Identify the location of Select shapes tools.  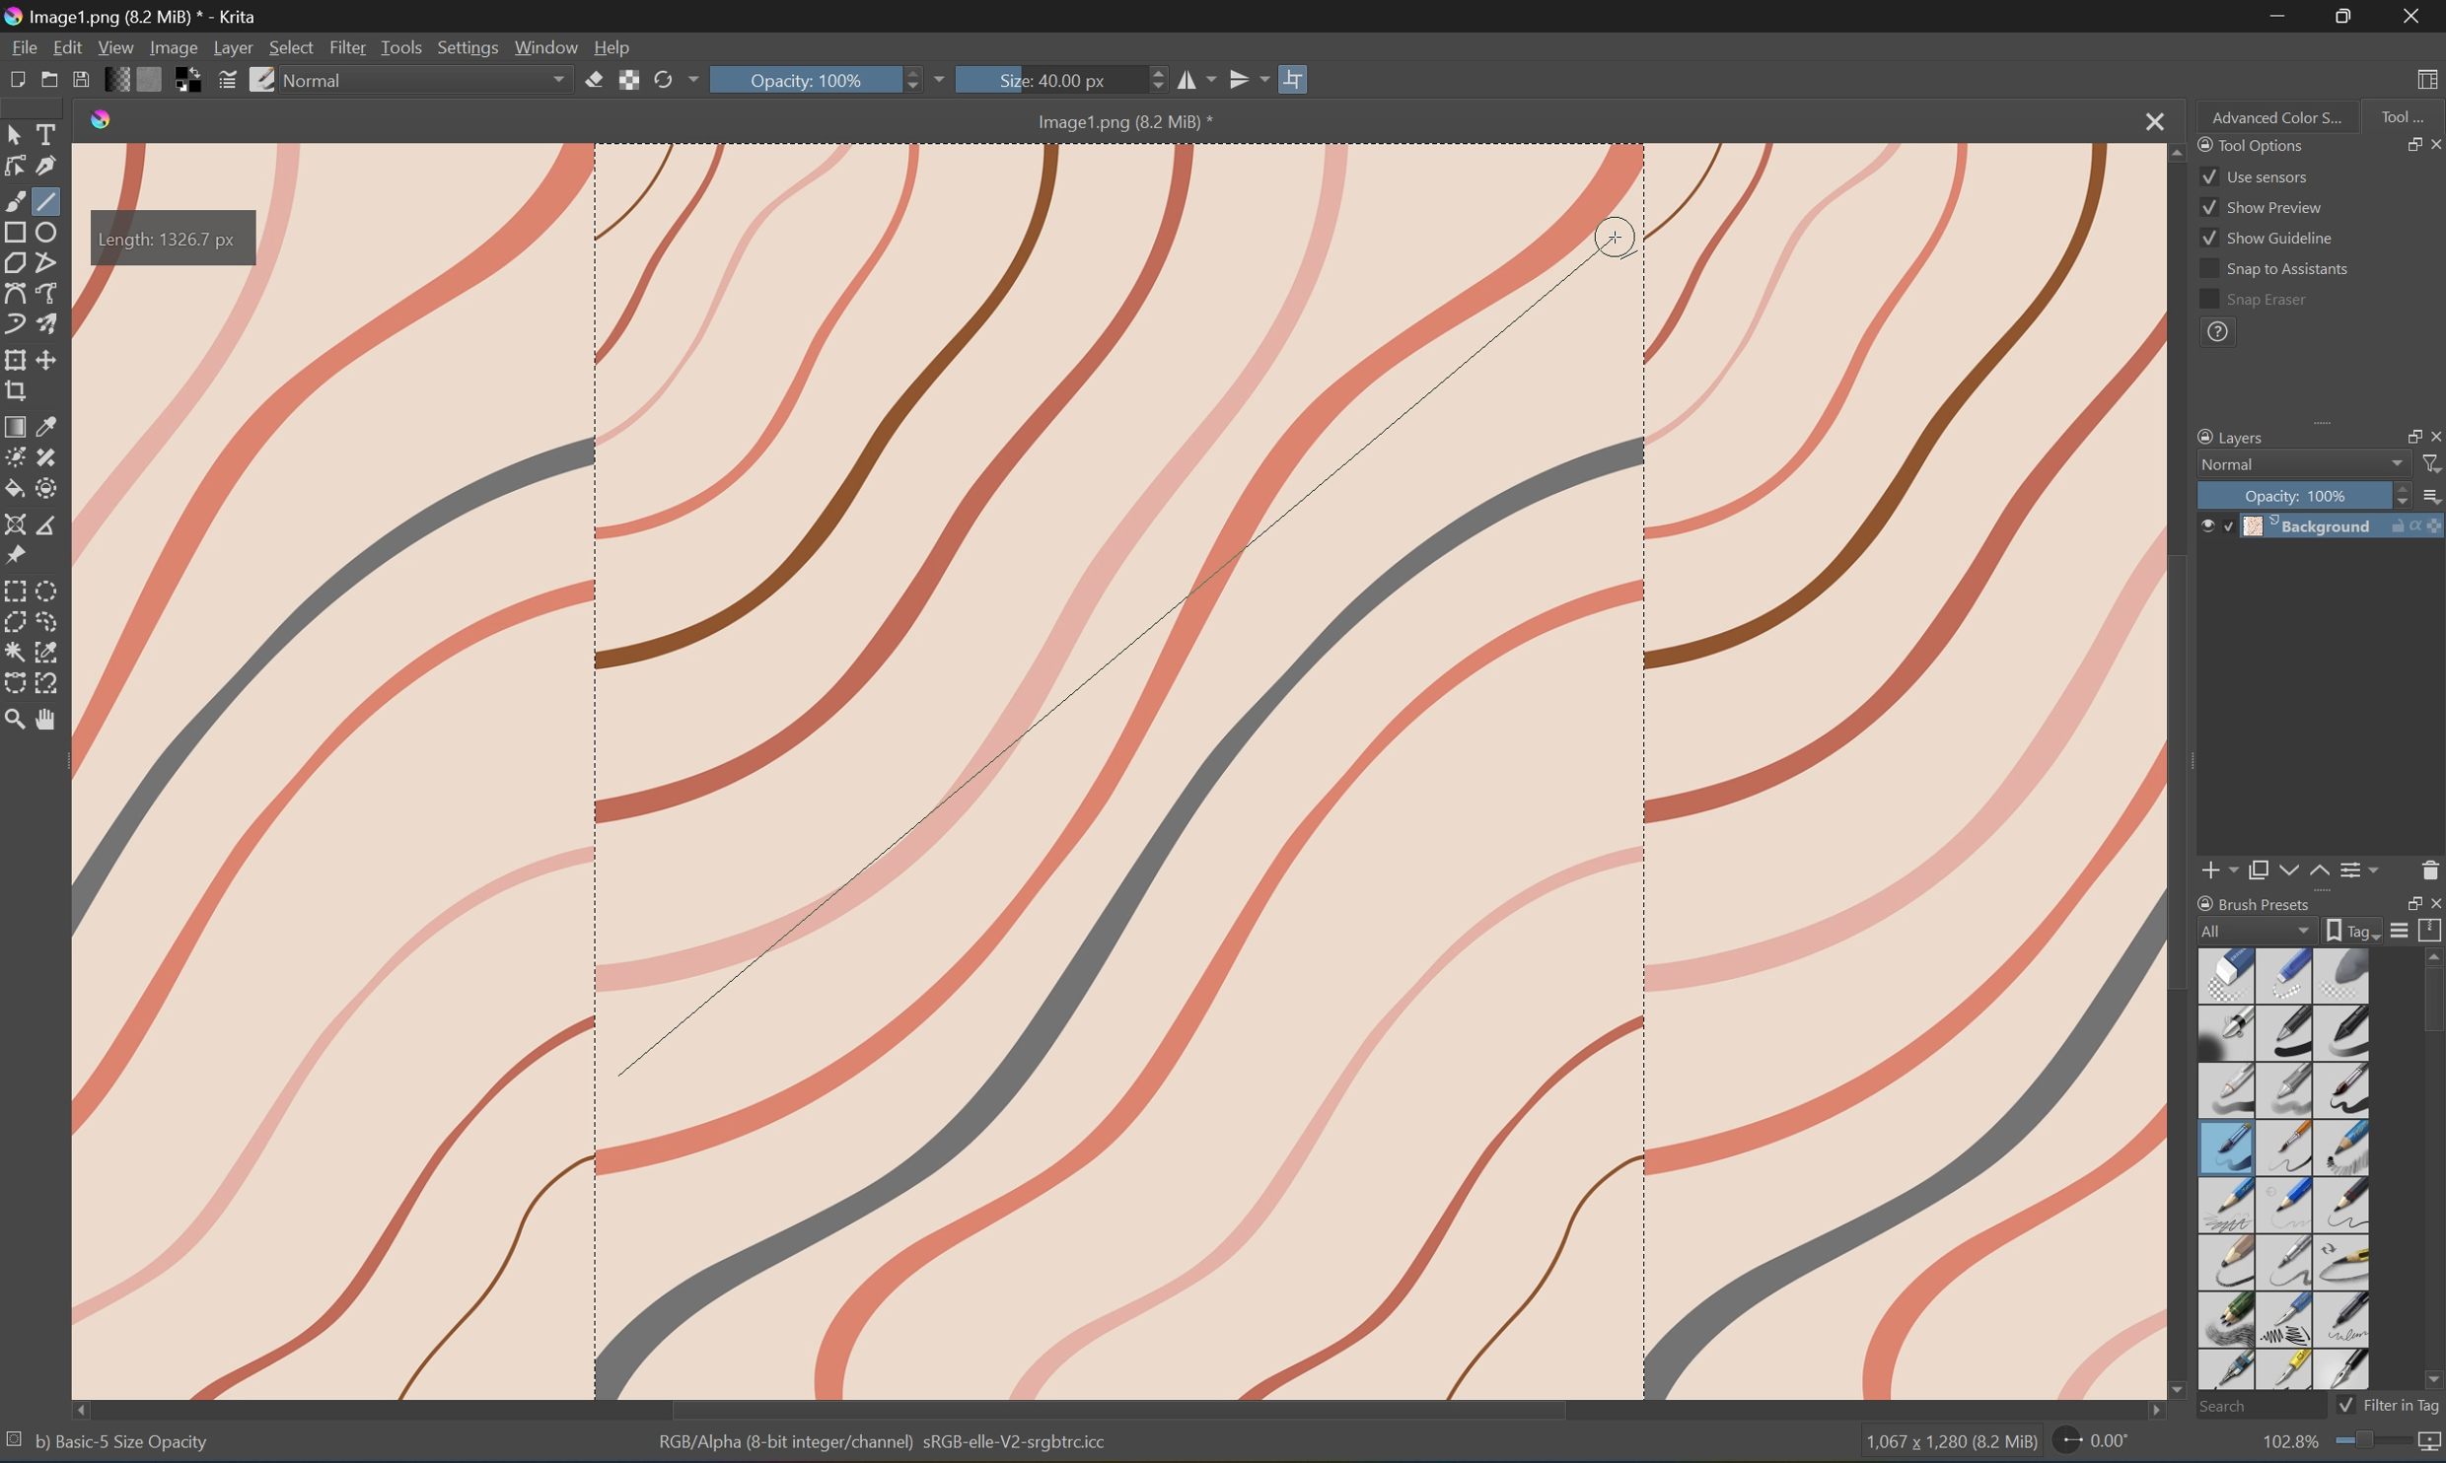
(17, 132).